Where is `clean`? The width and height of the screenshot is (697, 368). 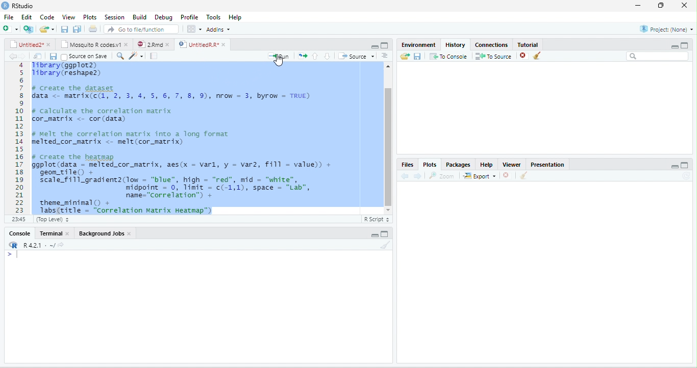 clean is located at coordinates (544, 57).